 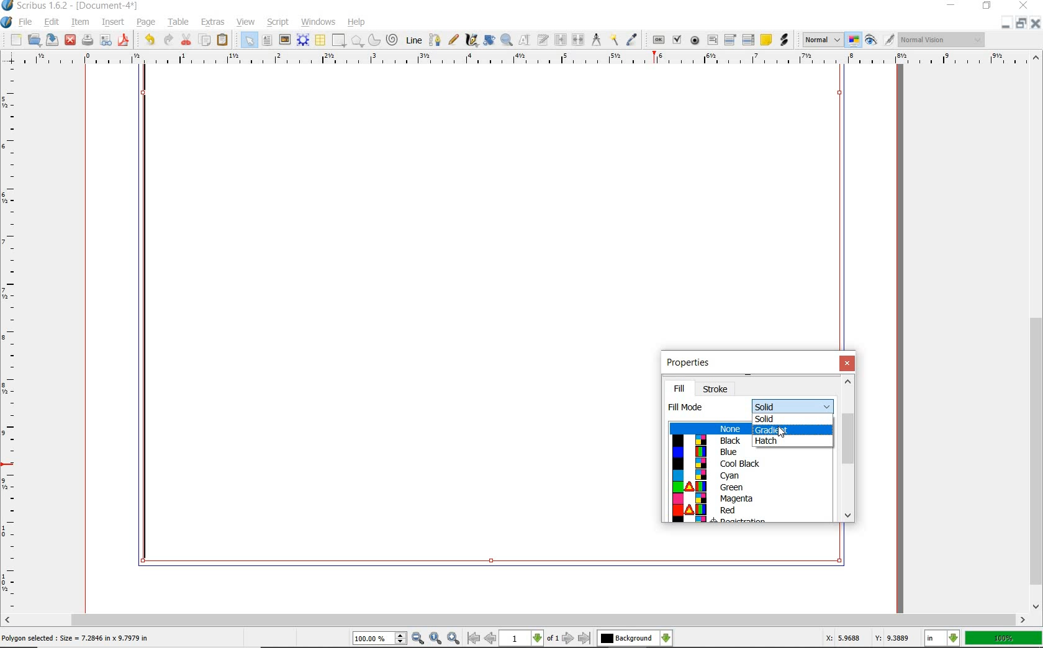 I want to click on pdf combo box, so click(x=729, y=39).